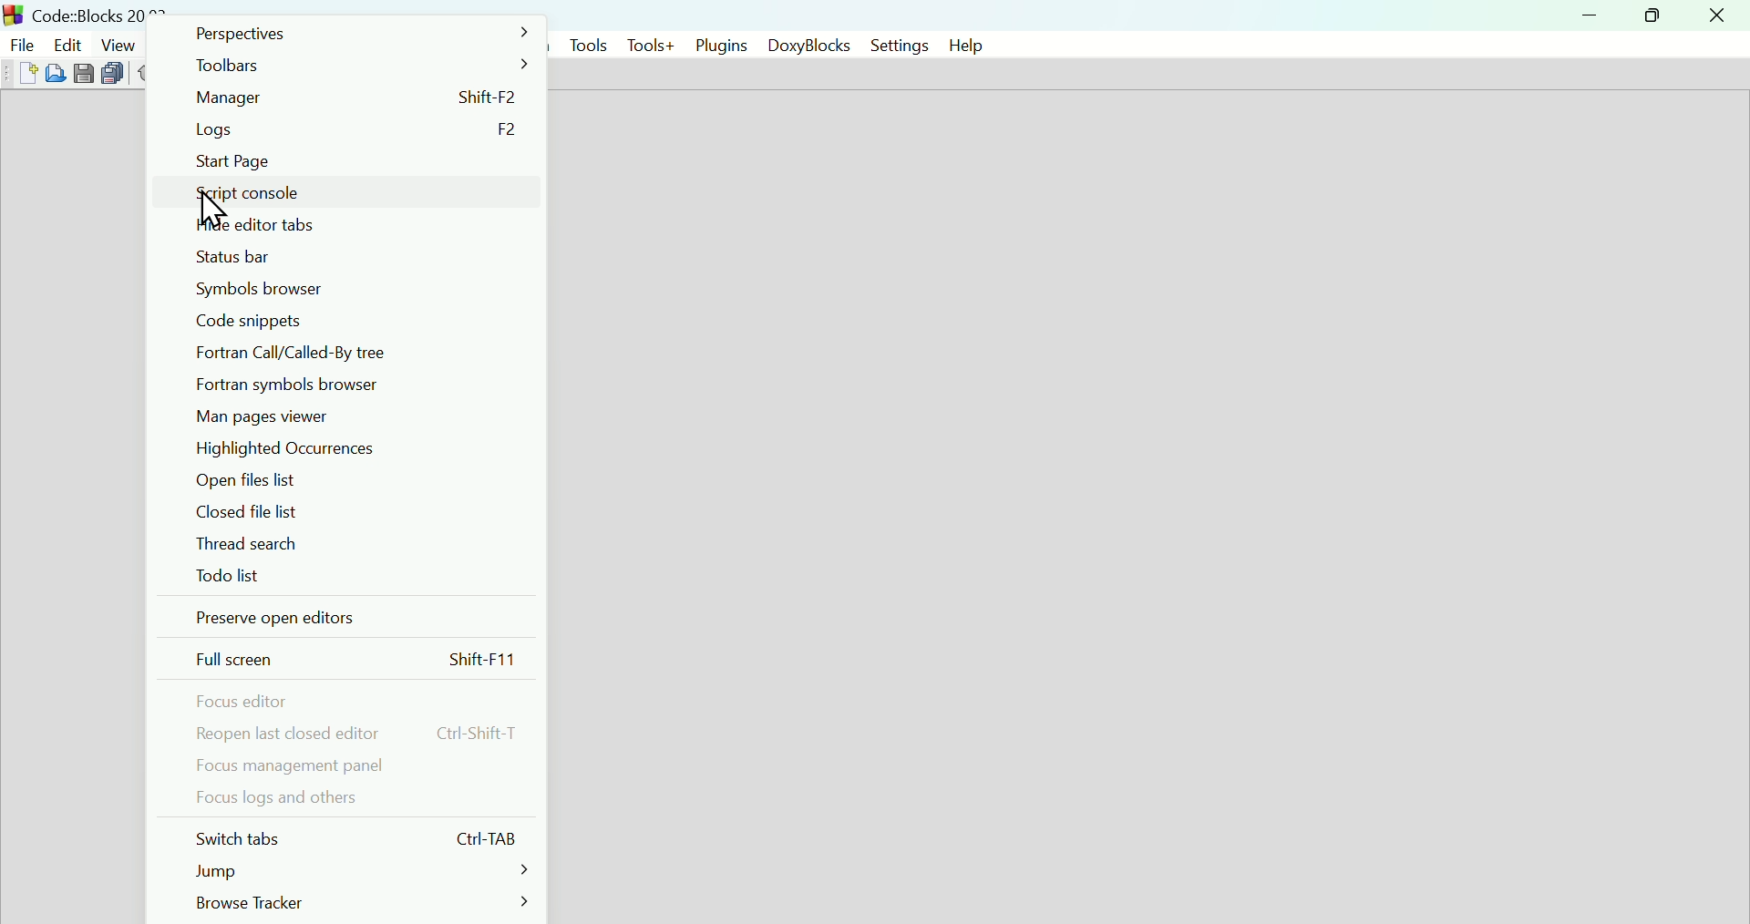 This screenshot has height=924, width=1750. Describe the element at coordinates (354, 619) in the screenshot. I see `Preserve open editors` at that location.